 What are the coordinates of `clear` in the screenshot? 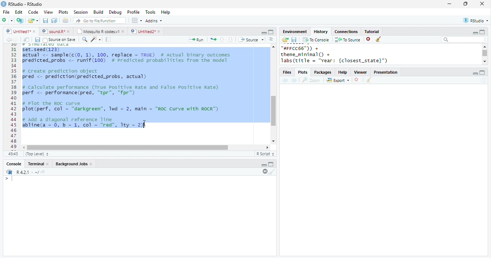 It's located at (379, 40).